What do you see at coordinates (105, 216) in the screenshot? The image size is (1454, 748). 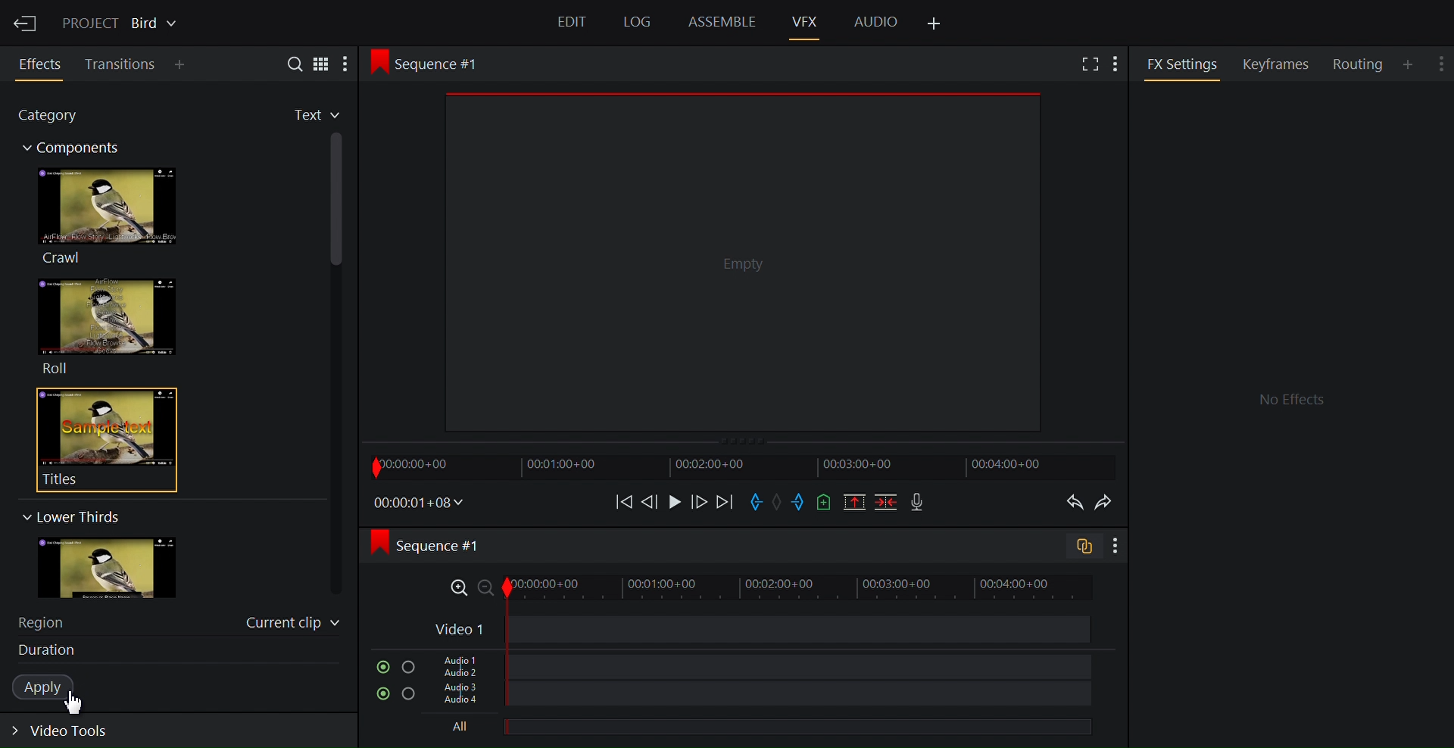 I see `Crawl` at bounding box center [105, 216].